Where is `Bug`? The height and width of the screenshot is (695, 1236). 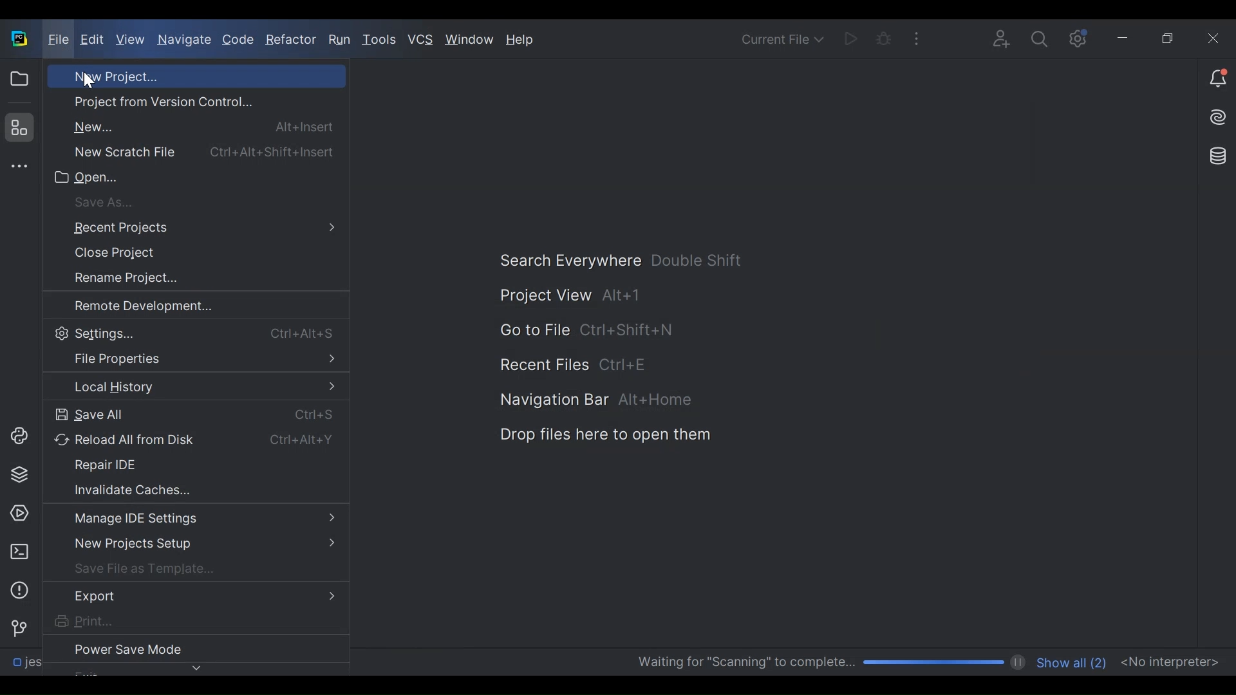
Bug is located at coordinates (883, 40).